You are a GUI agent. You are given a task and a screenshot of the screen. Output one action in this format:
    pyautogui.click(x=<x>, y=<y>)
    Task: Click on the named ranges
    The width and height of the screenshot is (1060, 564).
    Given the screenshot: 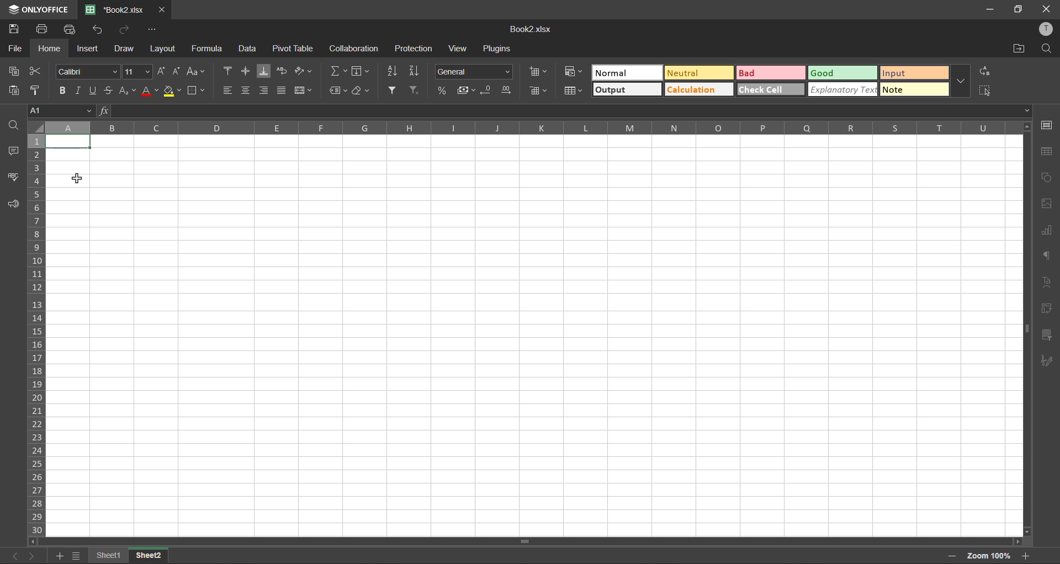 What is the action you would take?
    pyautogui.click(x=338, y=91)
    